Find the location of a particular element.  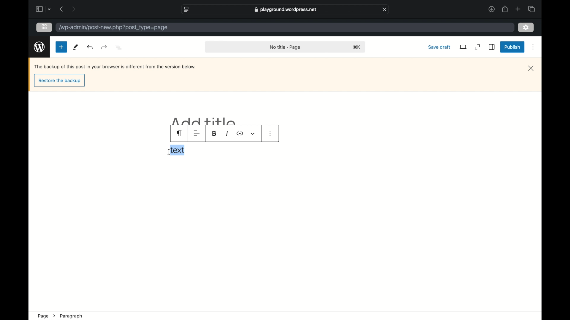

next icon is located at coordinates (54, 316).